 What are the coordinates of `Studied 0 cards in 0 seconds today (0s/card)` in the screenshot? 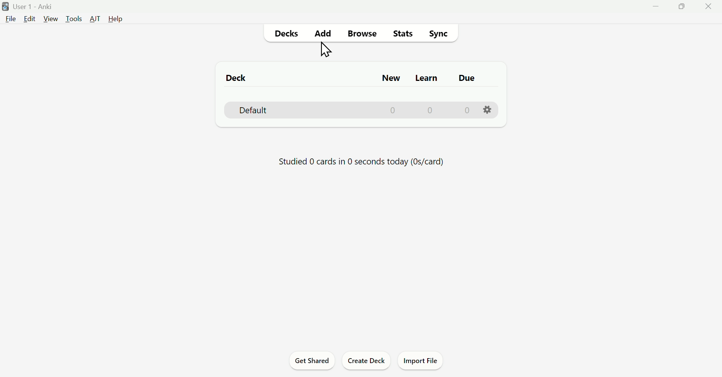 It's located at (360, 163).